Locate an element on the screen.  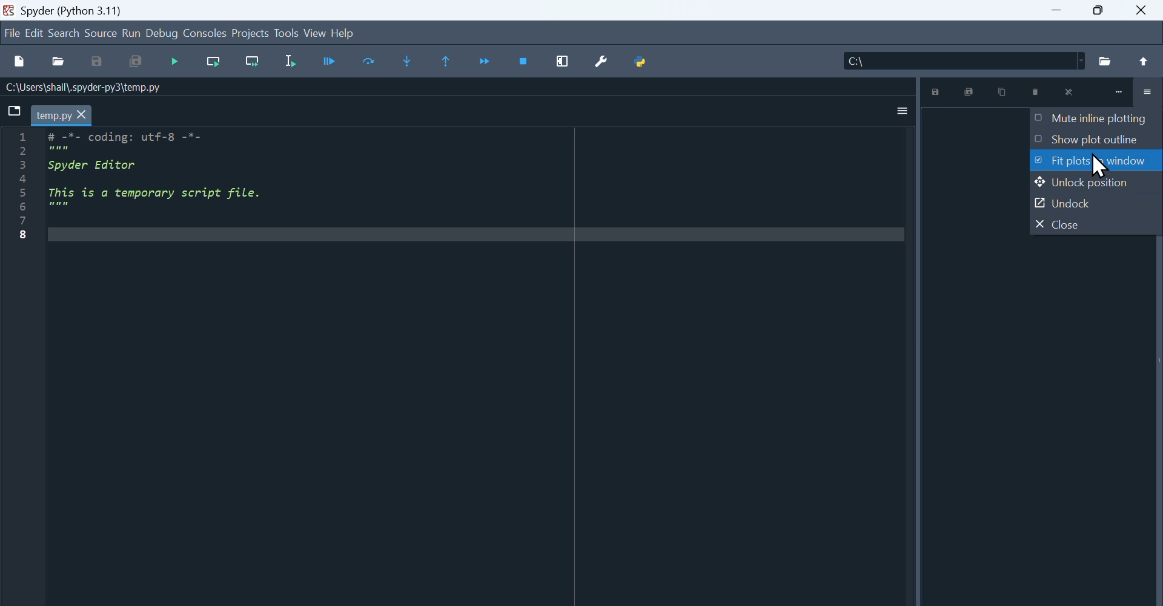
Maximise is located at coordinates (1099, 10).